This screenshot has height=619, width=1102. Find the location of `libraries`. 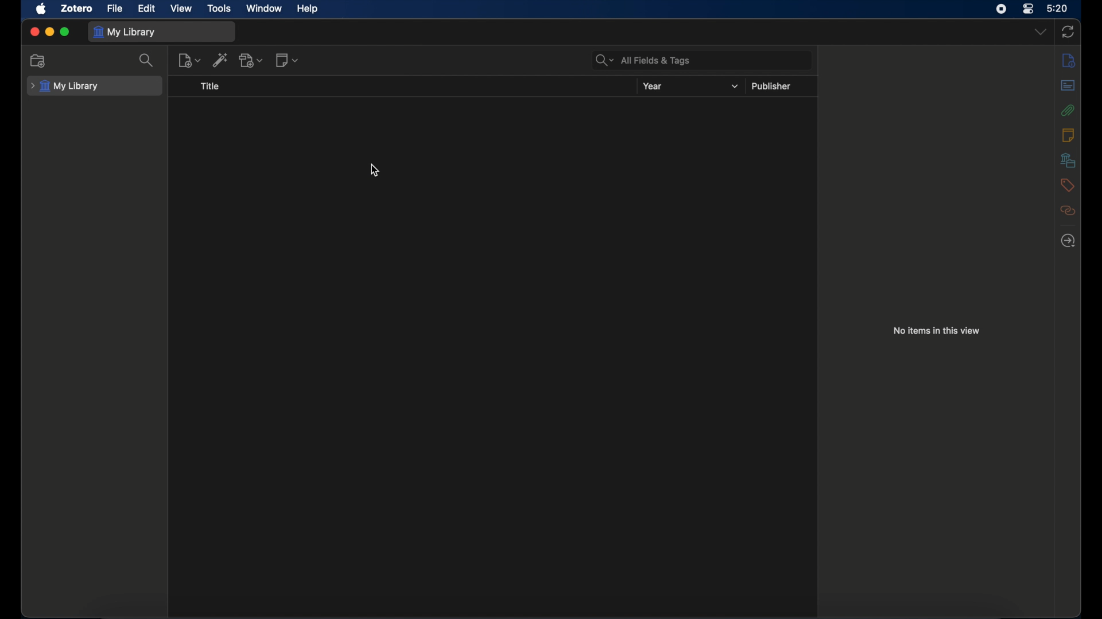

libraries is located at coordinates (1068, 160).